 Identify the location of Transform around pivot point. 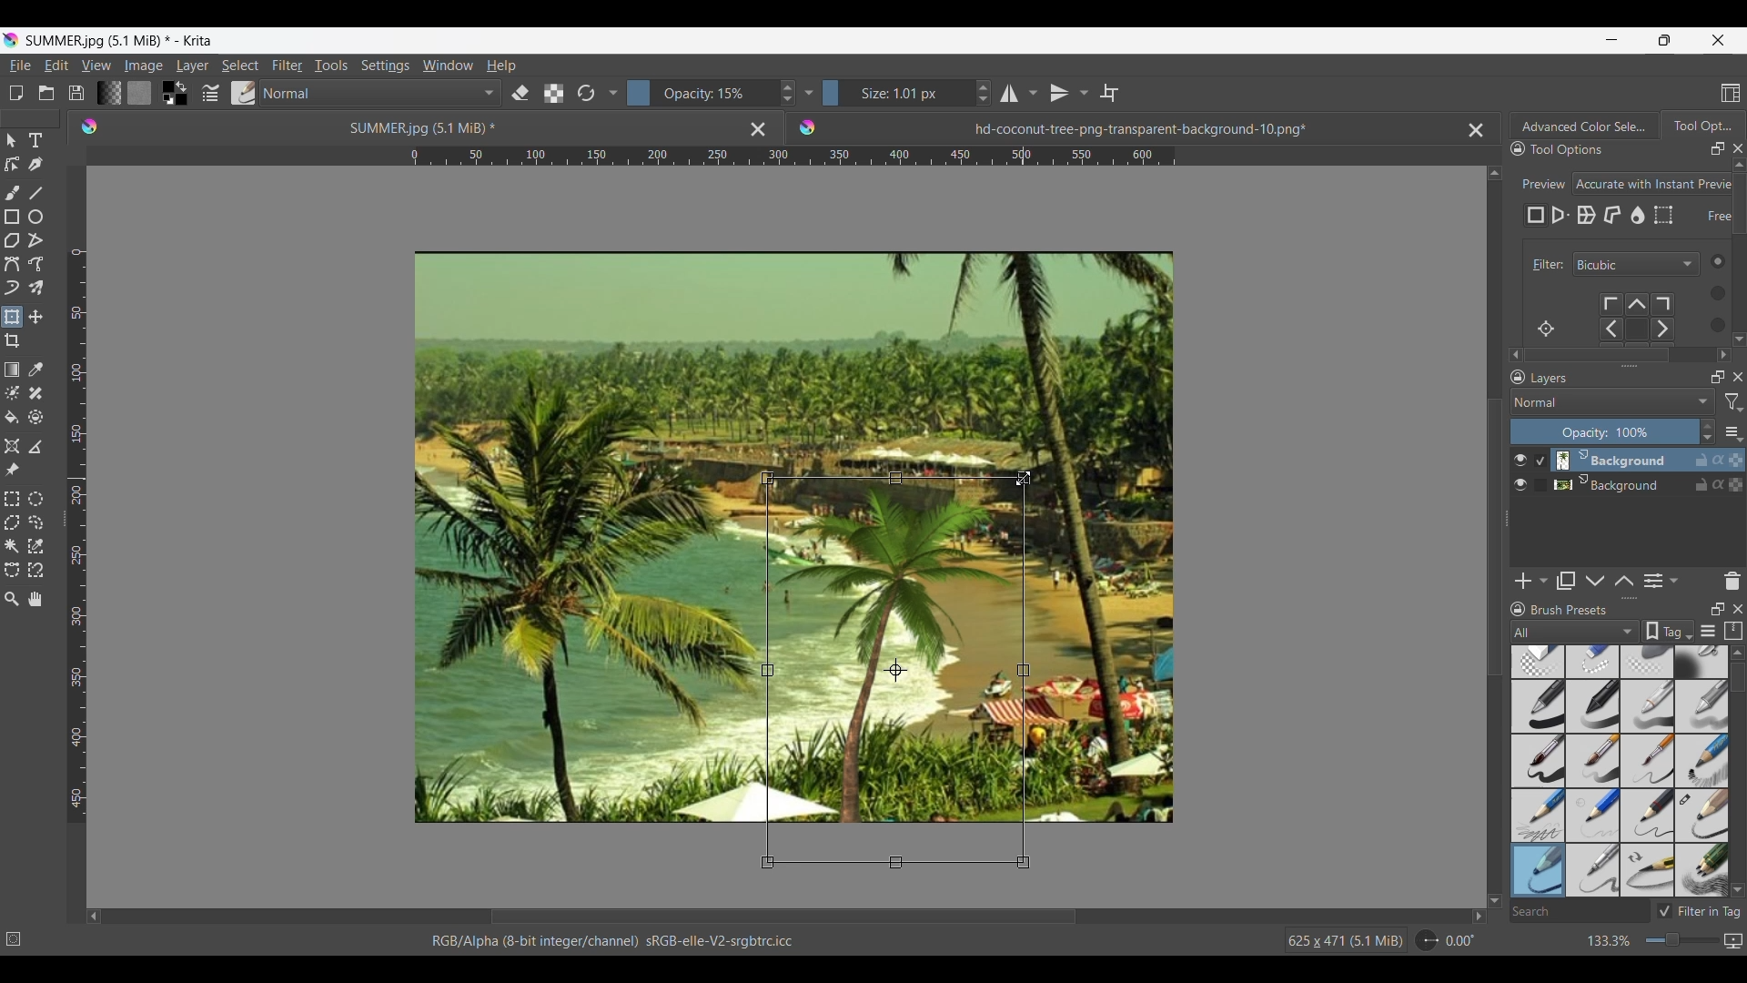
(1546, 329).